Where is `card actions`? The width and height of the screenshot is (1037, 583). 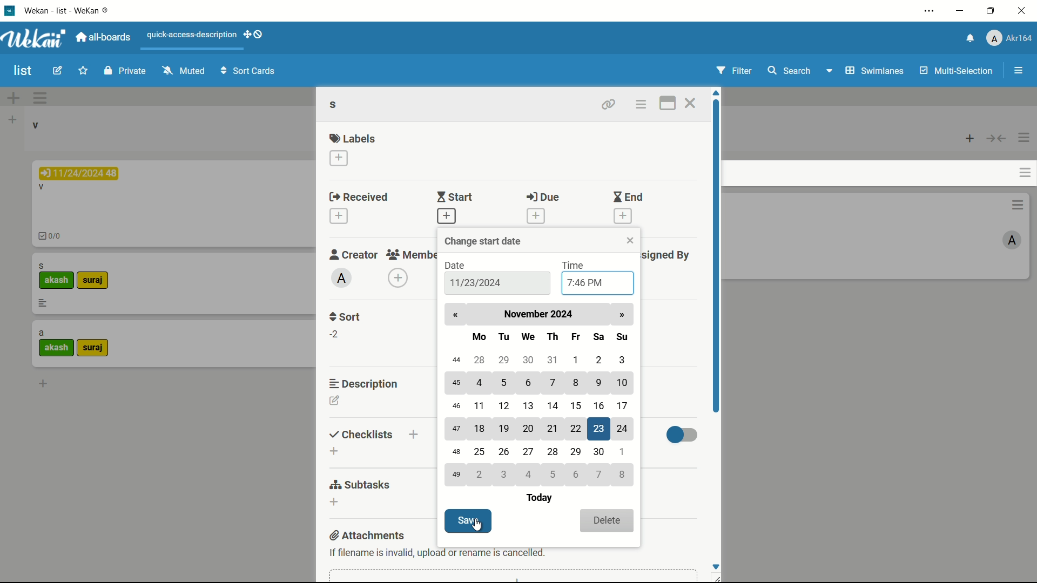 card actions is located at coordinates (1023, 173).